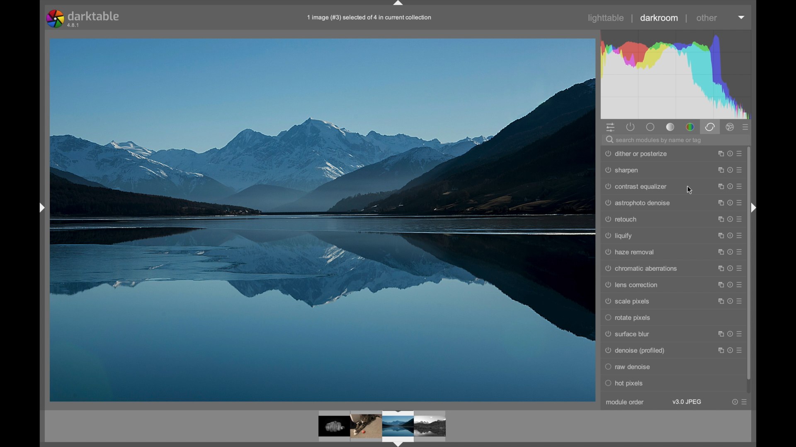 This screenshot has height=447, width=796. I want to click on surface blur, so click(629, 334).